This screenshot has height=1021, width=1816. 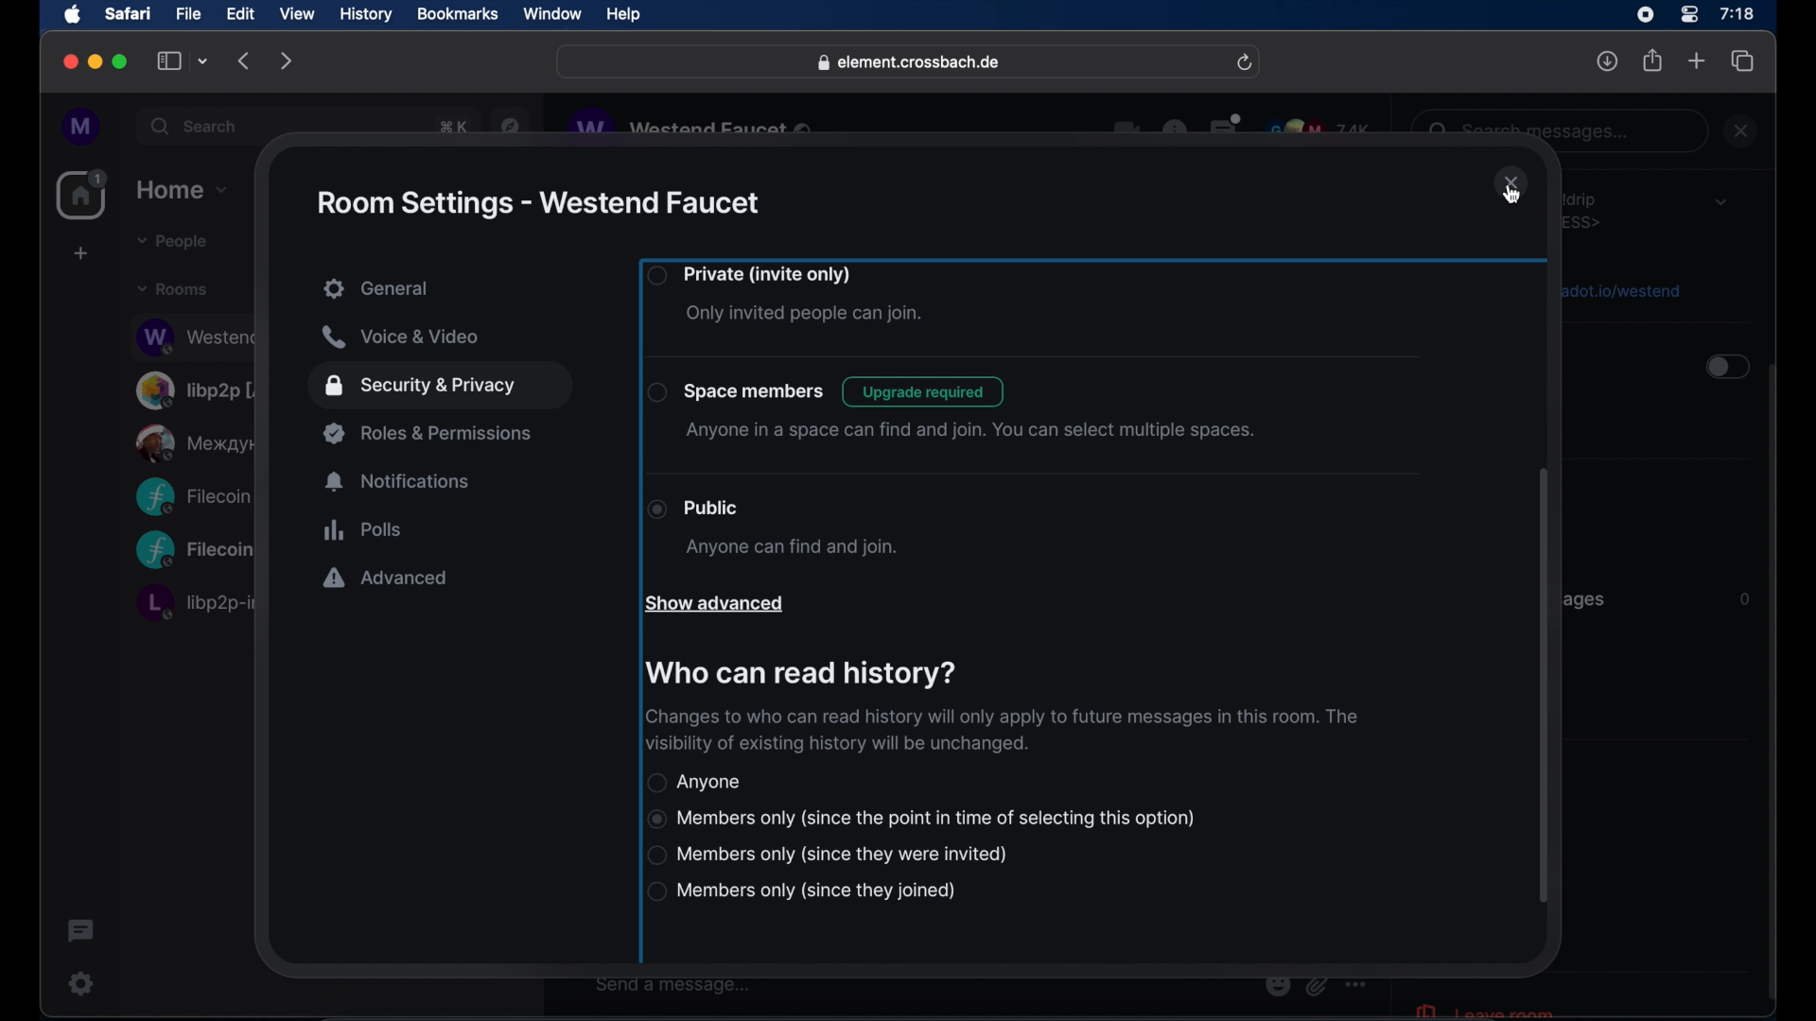 What do you see at coordinates (623, 15) in the screenshot?
I see `help` at bounding box center [623, 15].